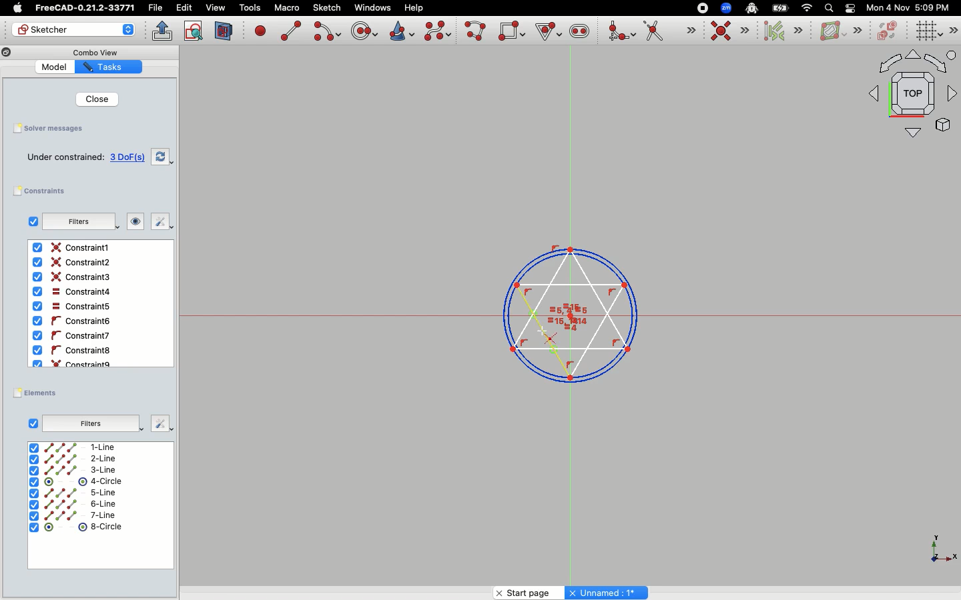  Describe the element at coordinates (840, 31) in the screenshot. I see `B-spline information layer` at that location.